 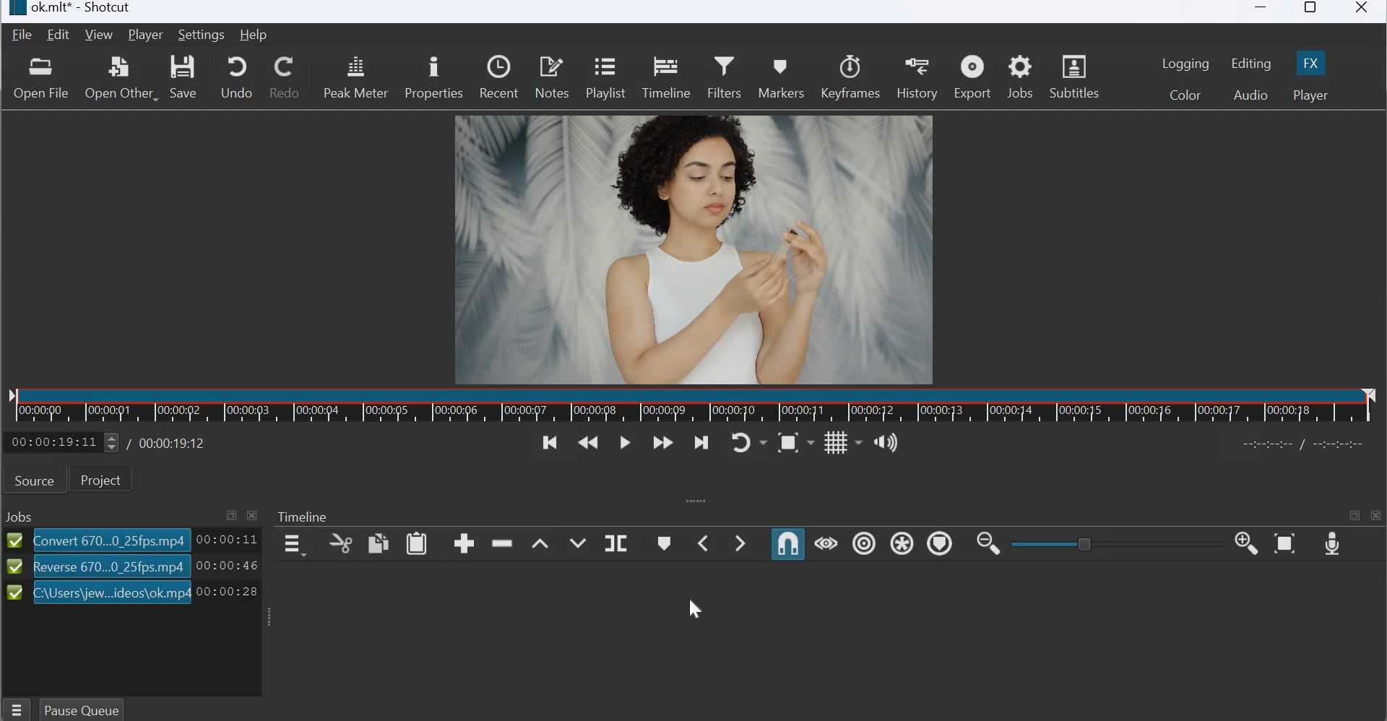 What do you see at coordinates (1261, 12) in the screenshot?
I see `Minimize` at bounding box center [1261, 12].